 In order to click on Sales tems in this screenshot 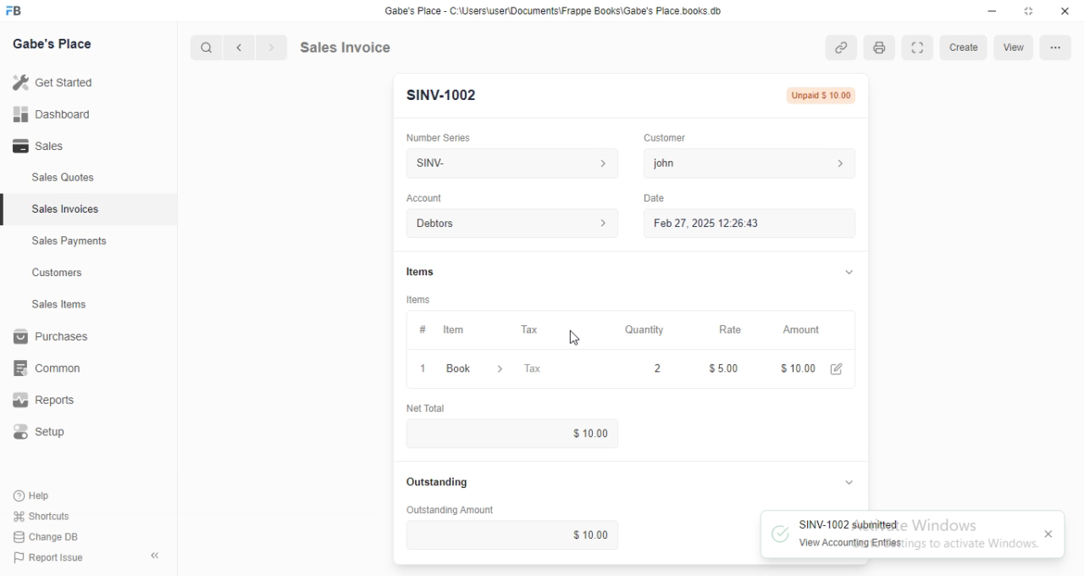, I will do `click(60, 304)`.